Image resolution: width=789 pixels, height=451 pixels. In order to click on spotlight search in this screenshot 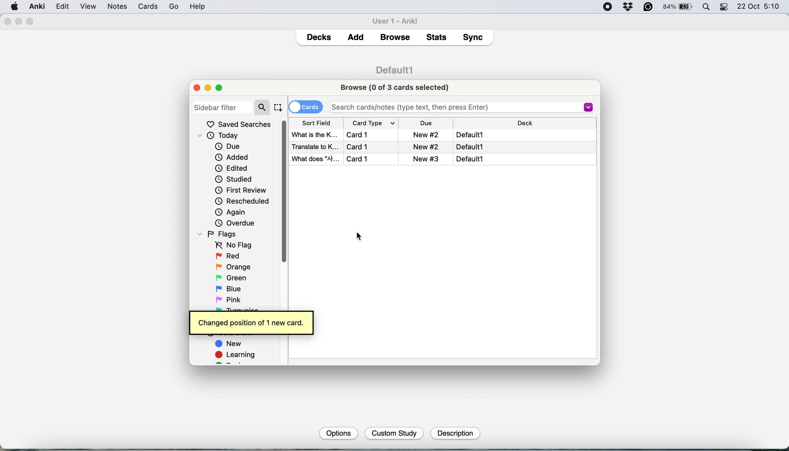, I will do `click(708, 7)`.